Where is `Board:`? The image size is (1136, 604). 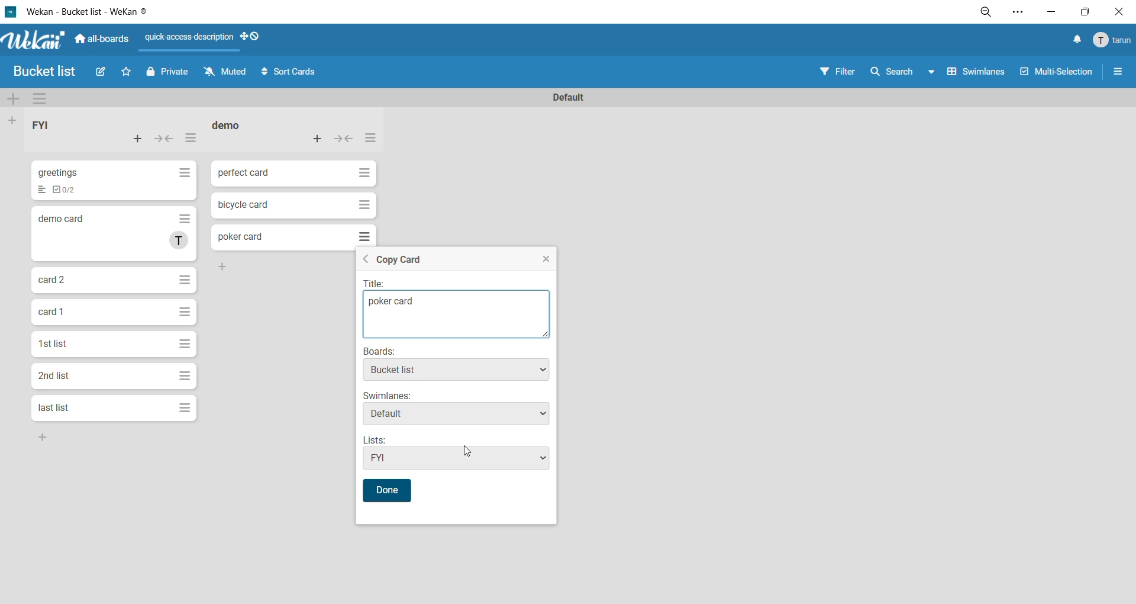
Board: is located at coordinates (388, 351).